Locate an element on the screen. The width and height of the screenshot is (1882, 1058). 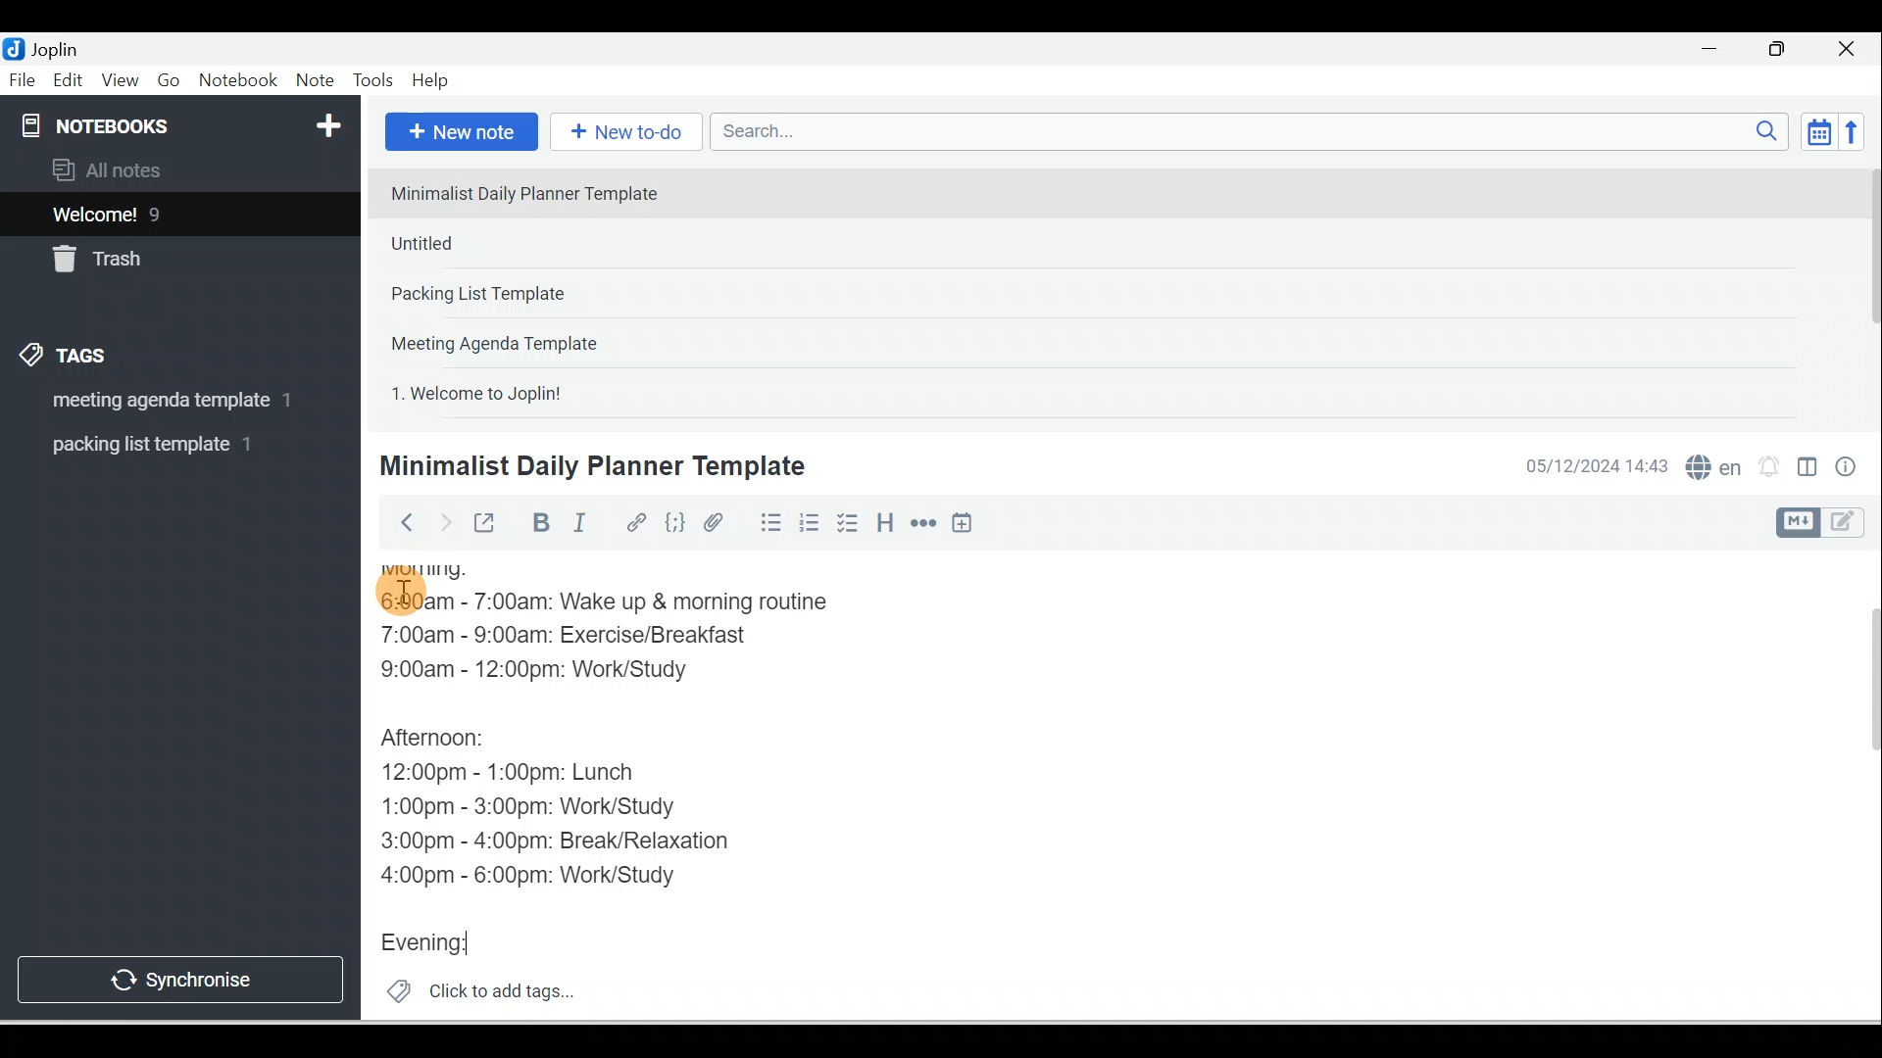
Morning: is located at coordinates (446, 570).